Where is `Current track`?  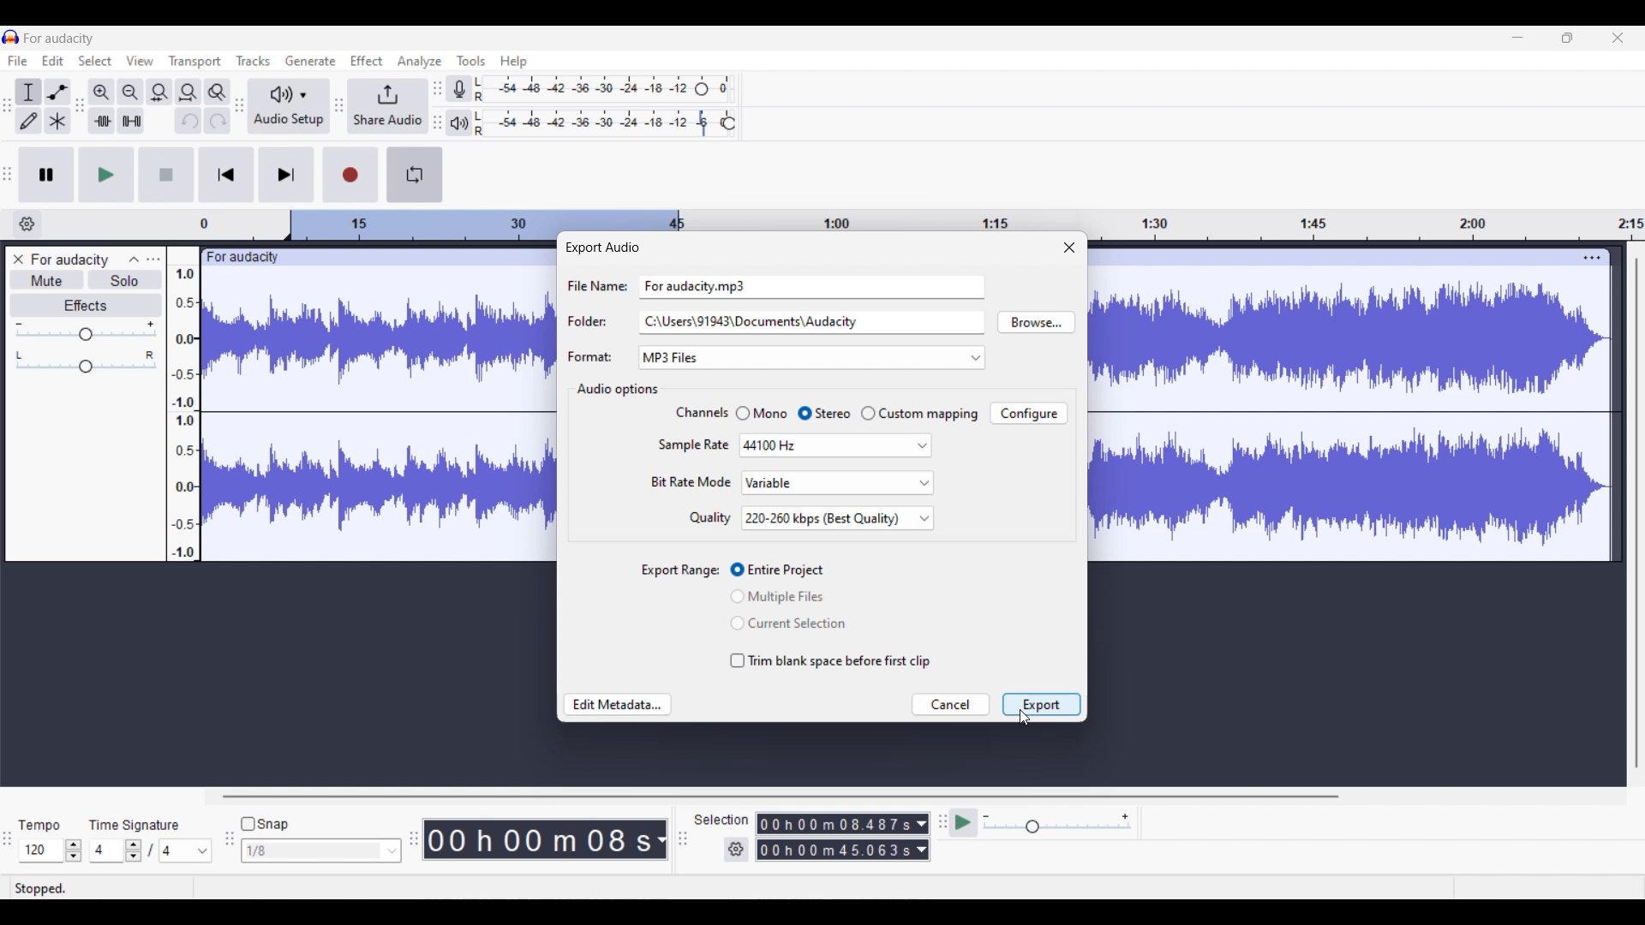
Current track is located at coordinates (1335, 405).